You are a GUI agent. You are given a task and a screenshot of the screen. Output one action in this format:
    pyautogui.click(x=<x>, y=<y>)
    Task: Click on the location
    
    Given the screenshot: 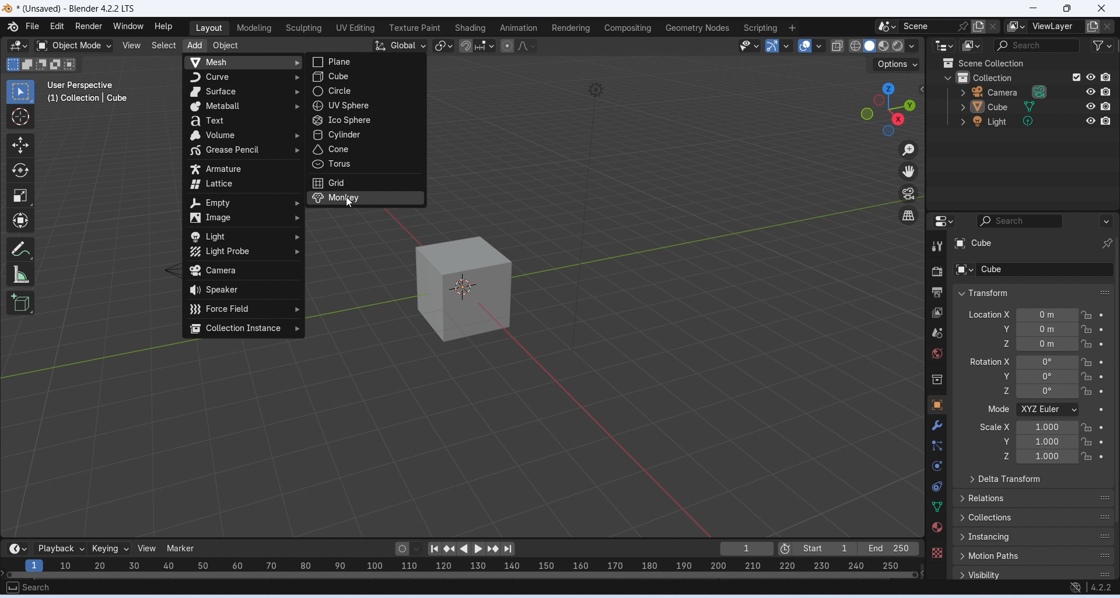 What is the action you would take?
    pyautogui.click(x=1048, y=315)
    